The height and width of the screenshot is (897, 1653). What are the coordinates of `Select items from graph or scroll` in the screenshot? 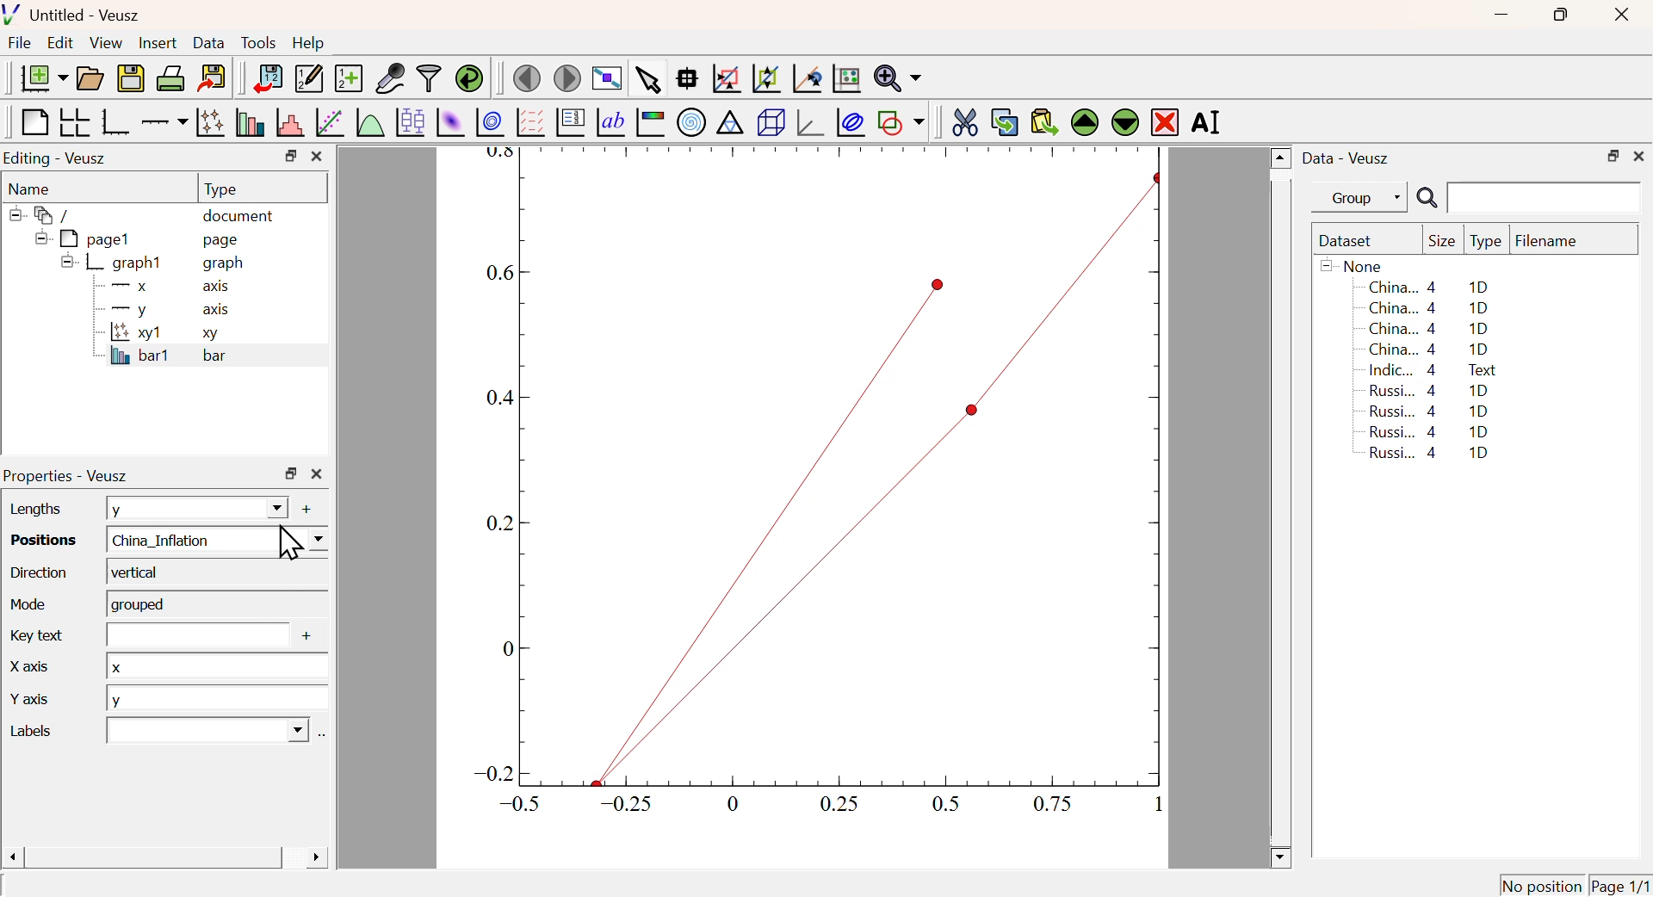 It's located at (647, 83).